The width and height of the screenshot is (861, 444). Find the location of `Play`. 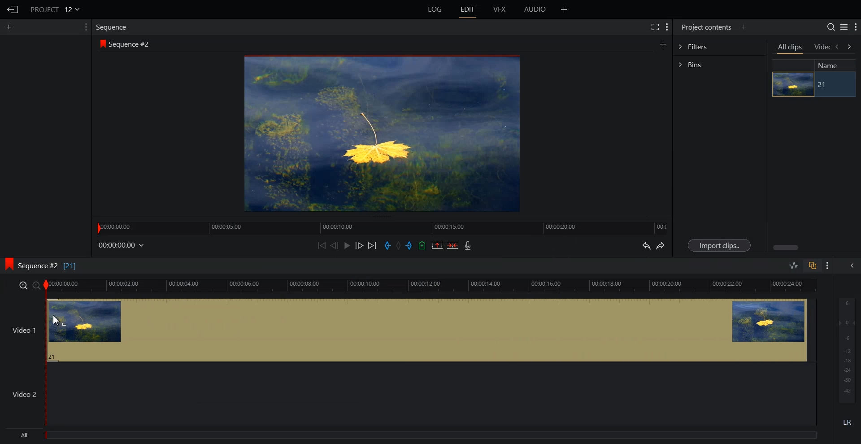

Play is located at coordinates (347, 245).